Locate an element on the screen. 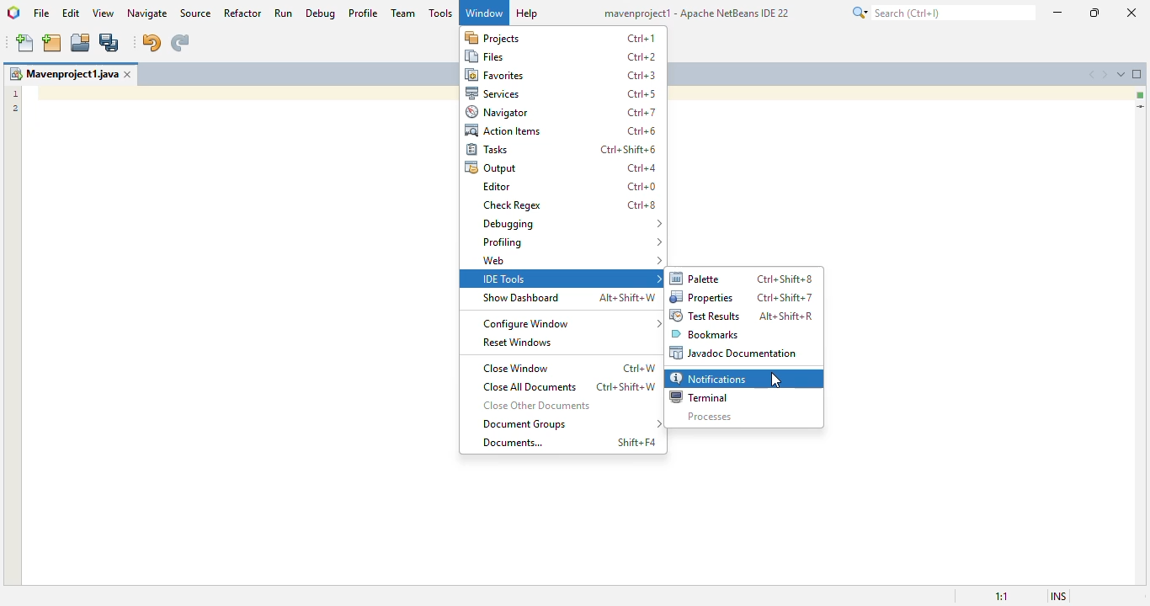  output is located at coordinates (491, 167).